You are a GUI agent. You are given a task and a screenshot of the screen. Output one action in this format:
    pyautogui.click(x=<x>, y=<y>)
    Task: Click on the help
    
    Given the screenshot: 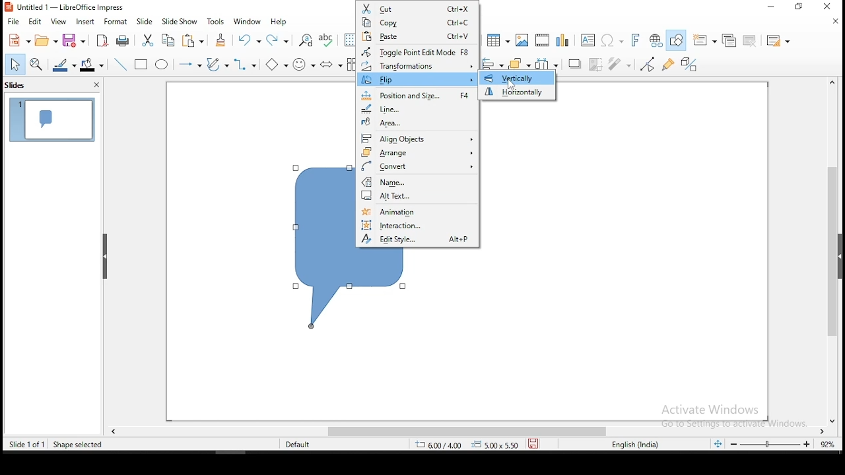 What is the action you would take?
    pyautogui.click(x=279, y=22)
    